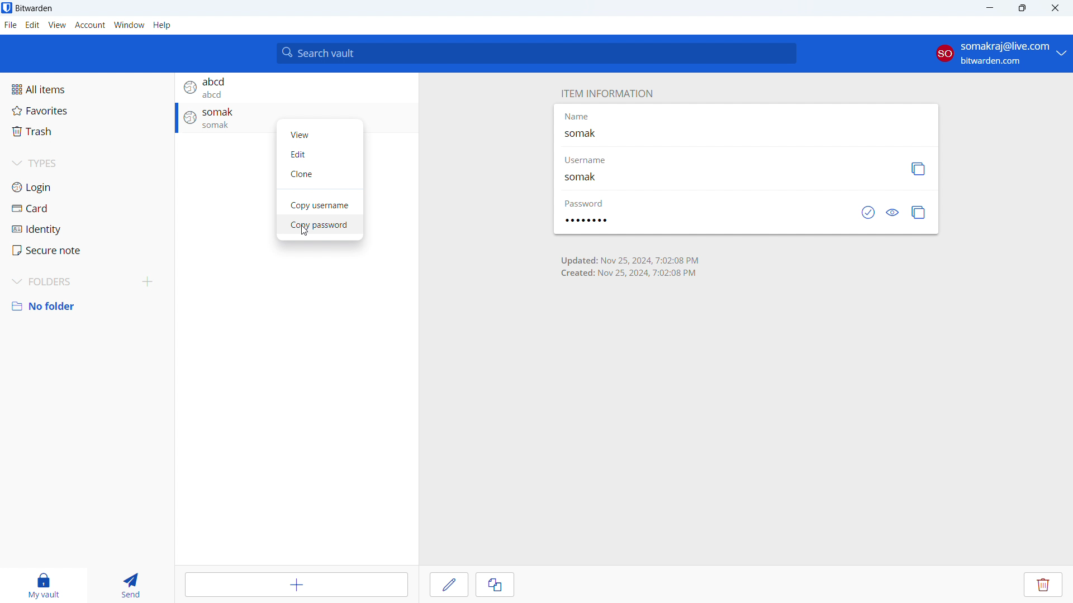  What do you see at coordinates (296, 116) in the screenshot?
I see `login entry with name somak` at bounding box center [296, 116].